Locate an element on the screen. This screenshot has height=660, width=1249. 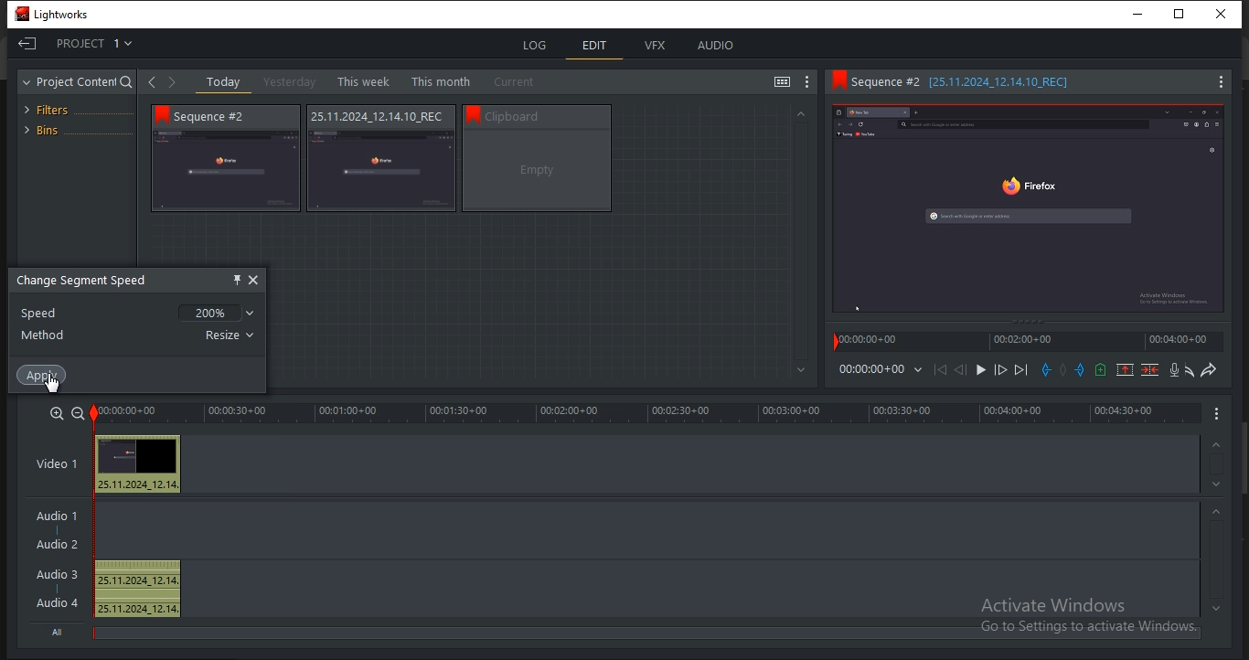
timeline is located at coordinates (647, 414).